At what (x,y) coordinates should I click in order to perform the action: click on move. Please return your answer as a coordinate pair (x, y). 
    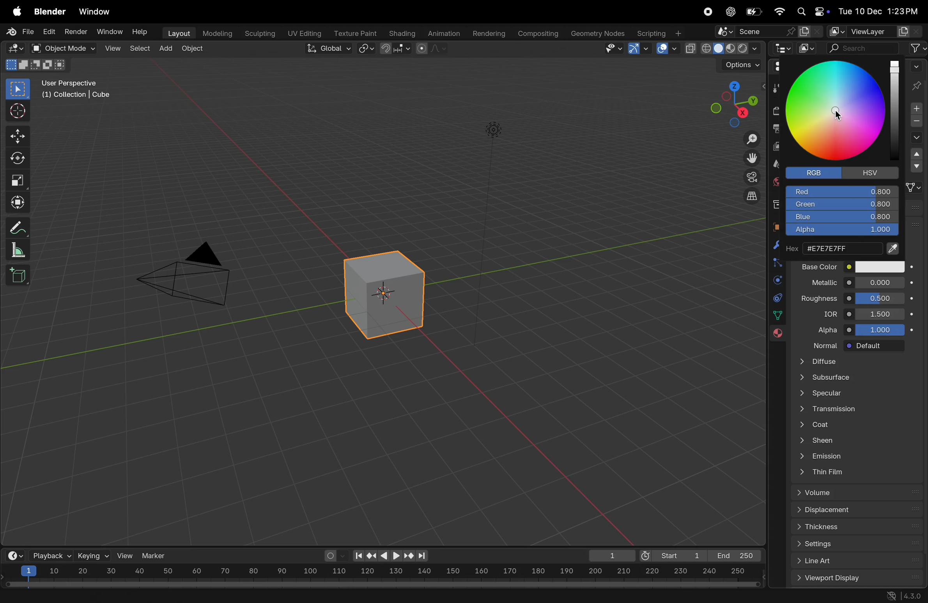
    Looking at the image, I should click on (17, 137).